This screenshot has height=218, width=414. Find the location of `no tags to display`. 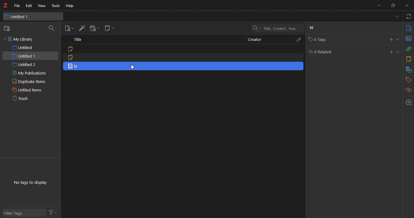

no tags to display is located at coordinates (30, 182).